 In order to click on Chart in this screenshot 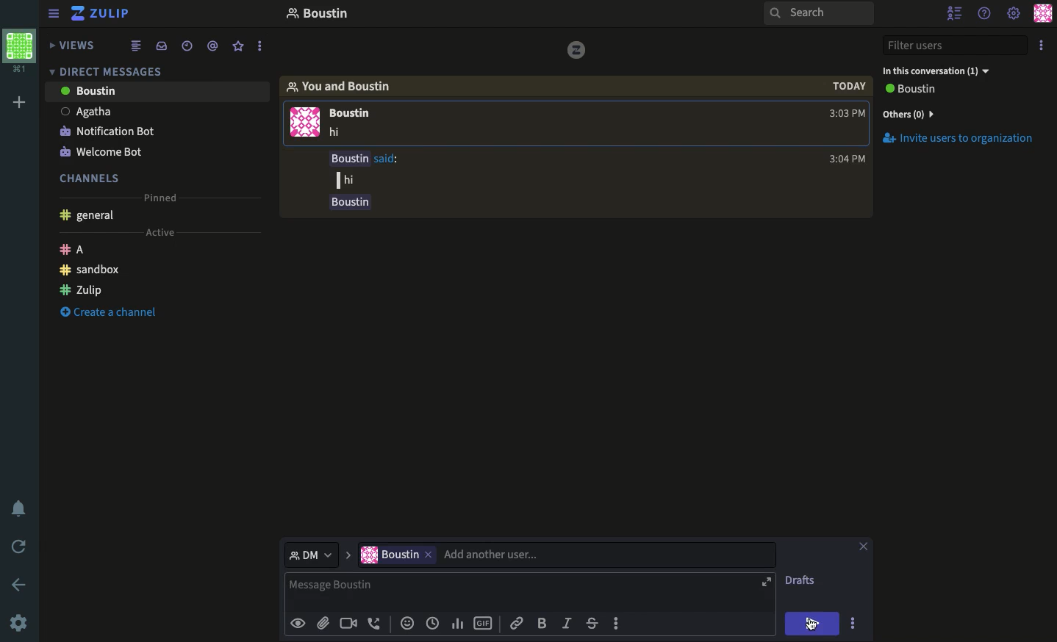, I will do `click(456, 622)`.